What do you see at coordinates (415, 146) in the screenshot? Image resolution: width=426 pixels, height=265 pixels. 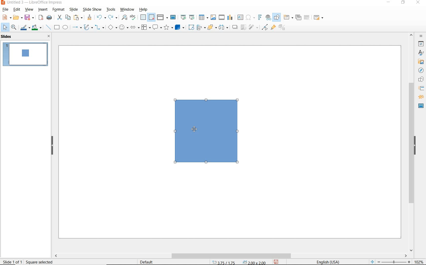 I see `hide` at bounding box center [415, 146].